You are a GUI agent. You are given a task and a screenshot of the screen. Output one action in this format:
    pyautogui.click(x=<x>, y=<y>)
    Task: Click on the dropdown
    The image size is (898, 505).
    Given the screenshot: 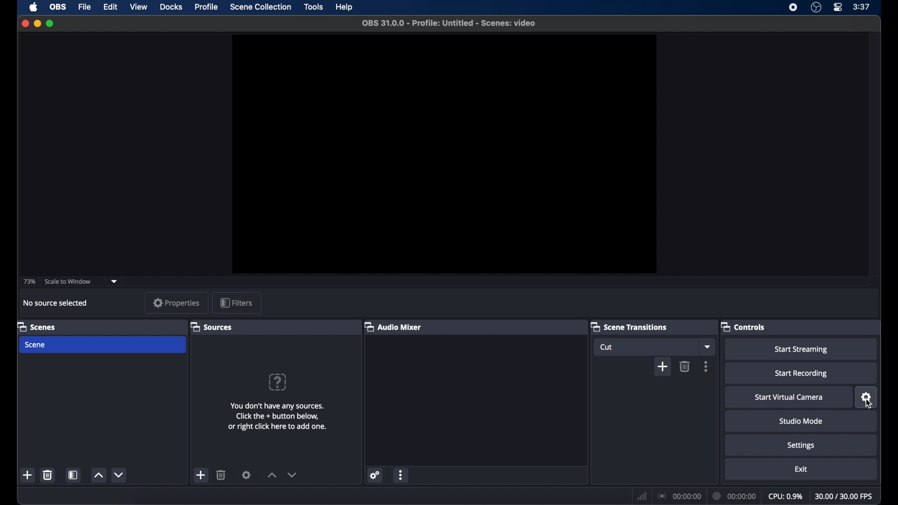 What is the action you would take?
    pyautogui.click(x=707, y=346)
    